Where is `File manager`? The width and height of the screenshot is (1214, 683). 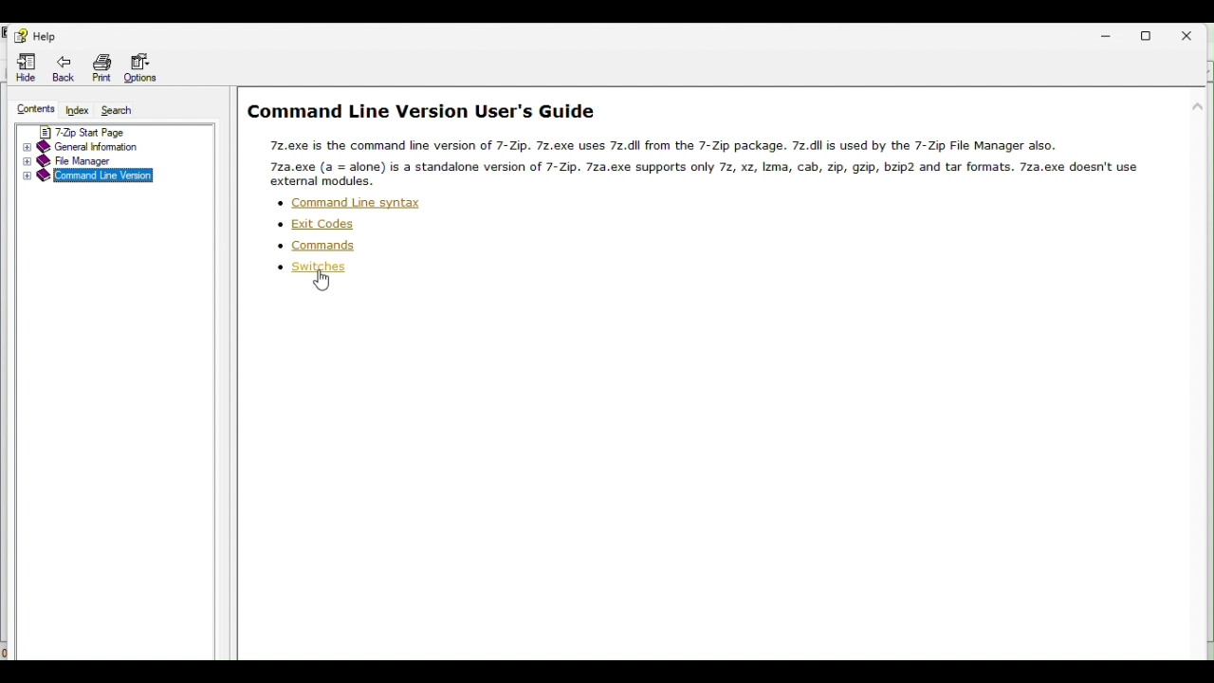
File manager is located at coordinates (118, 162).